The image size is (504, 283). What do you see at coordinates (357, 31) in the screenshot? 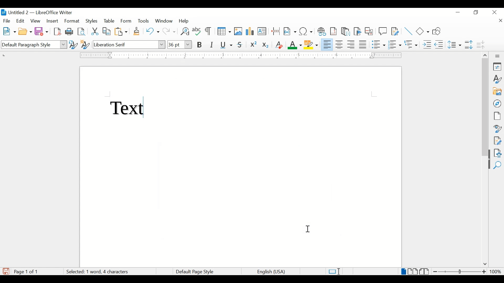
I see `inser bookmark` at bounding box center [357, 31].